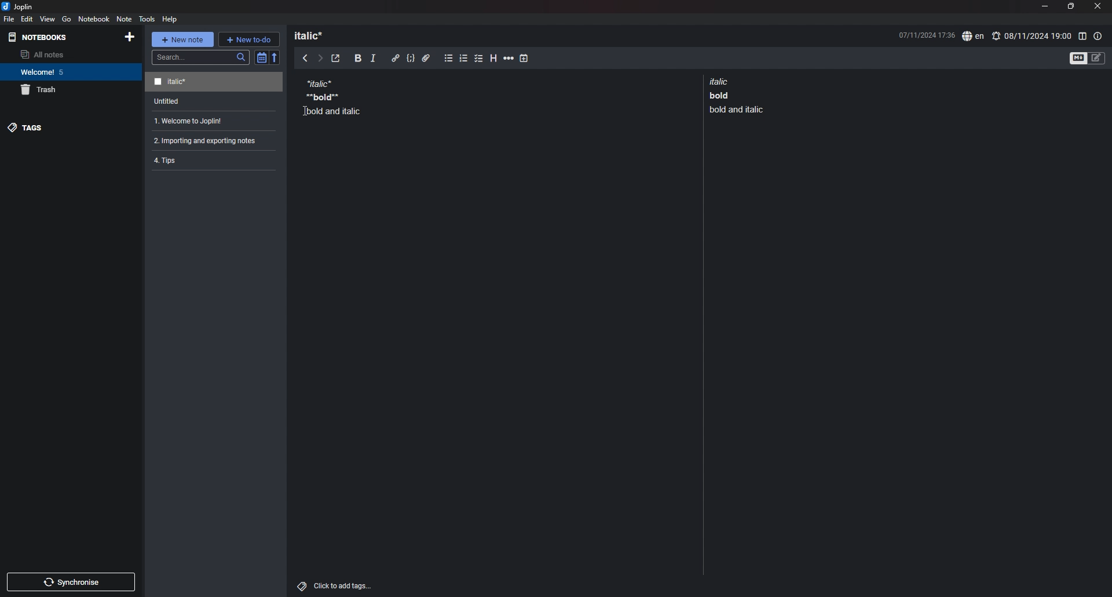  I want to click on tags, so click(70, 128).